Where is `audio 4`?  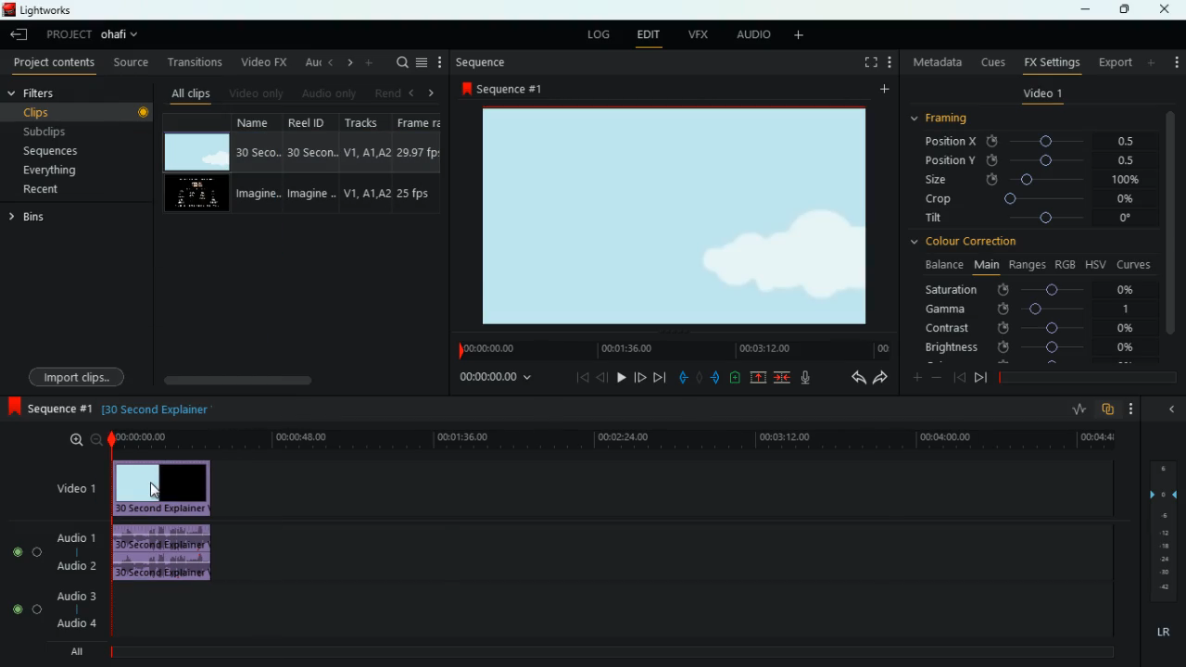
audio 4 is located at coordinates (76, 623).